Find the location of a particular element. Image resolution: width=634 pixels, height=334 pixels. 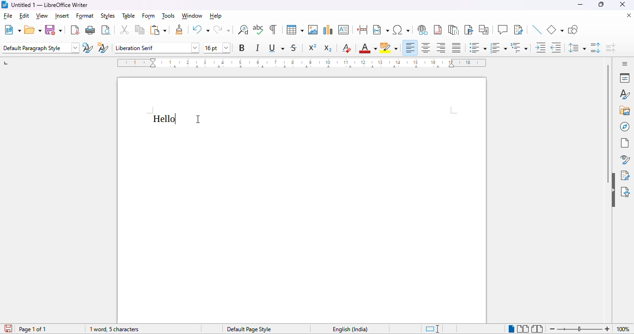

insert endnote is located at coordinates (454, 31).